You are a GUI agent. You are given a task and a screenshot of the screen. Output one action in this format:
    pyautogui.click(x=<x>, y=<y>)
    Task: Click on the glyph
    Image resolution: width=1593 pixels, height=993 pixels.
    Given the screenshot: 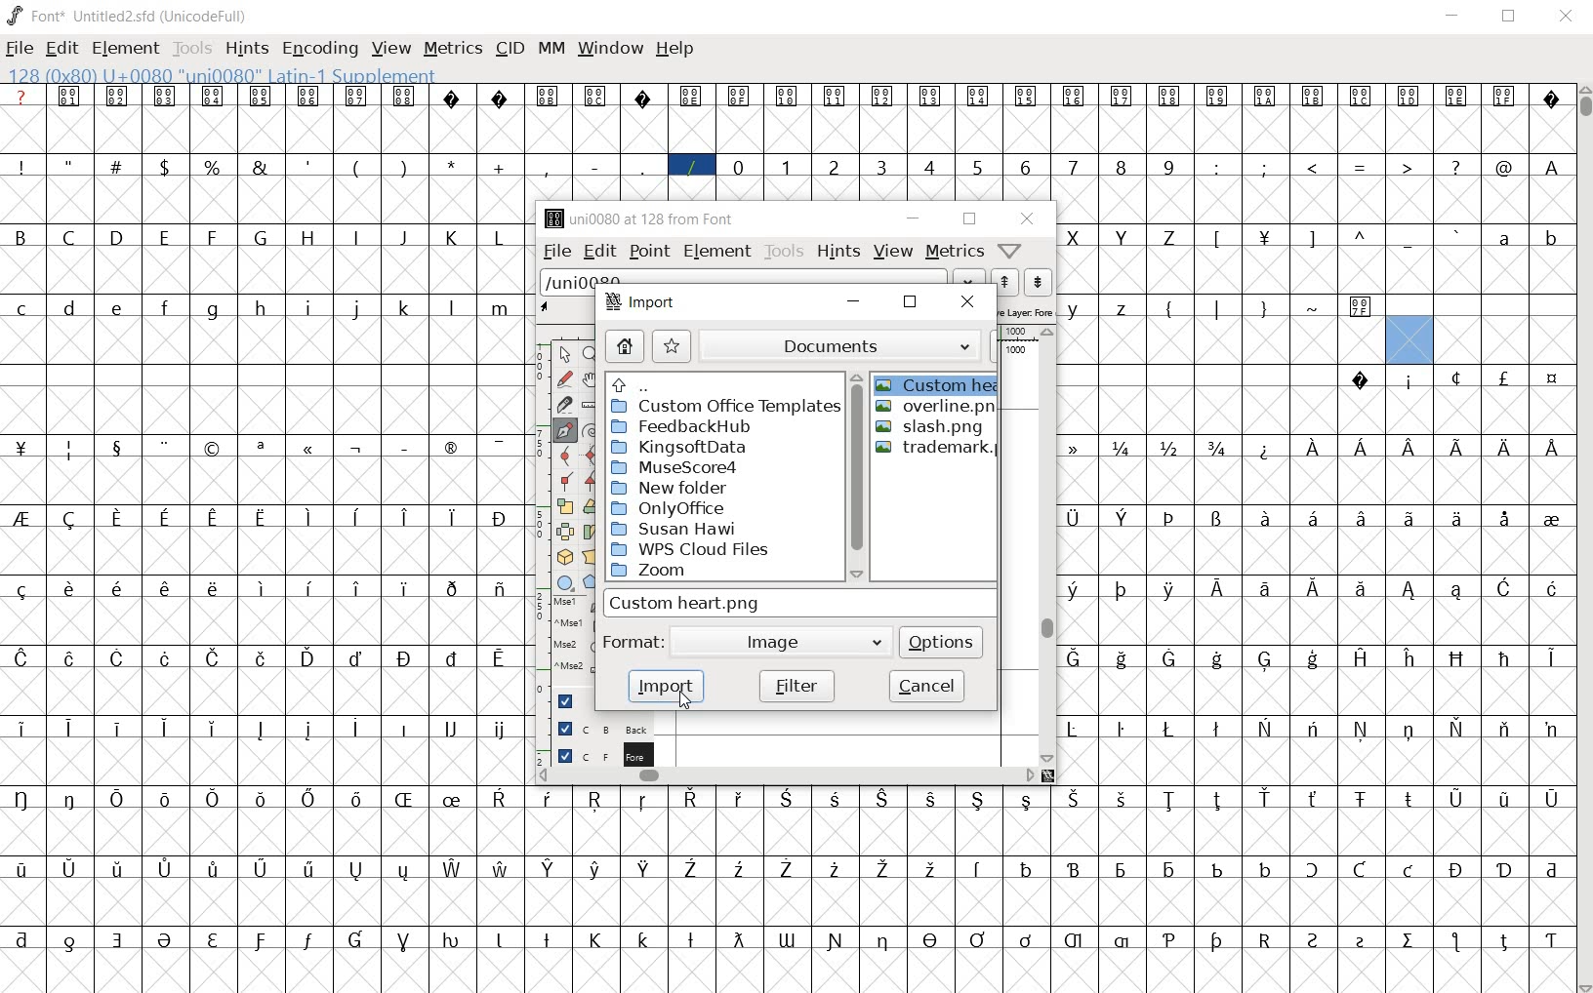 What is the action you would take?
    pyautogui.click(x=20, y=799)
    